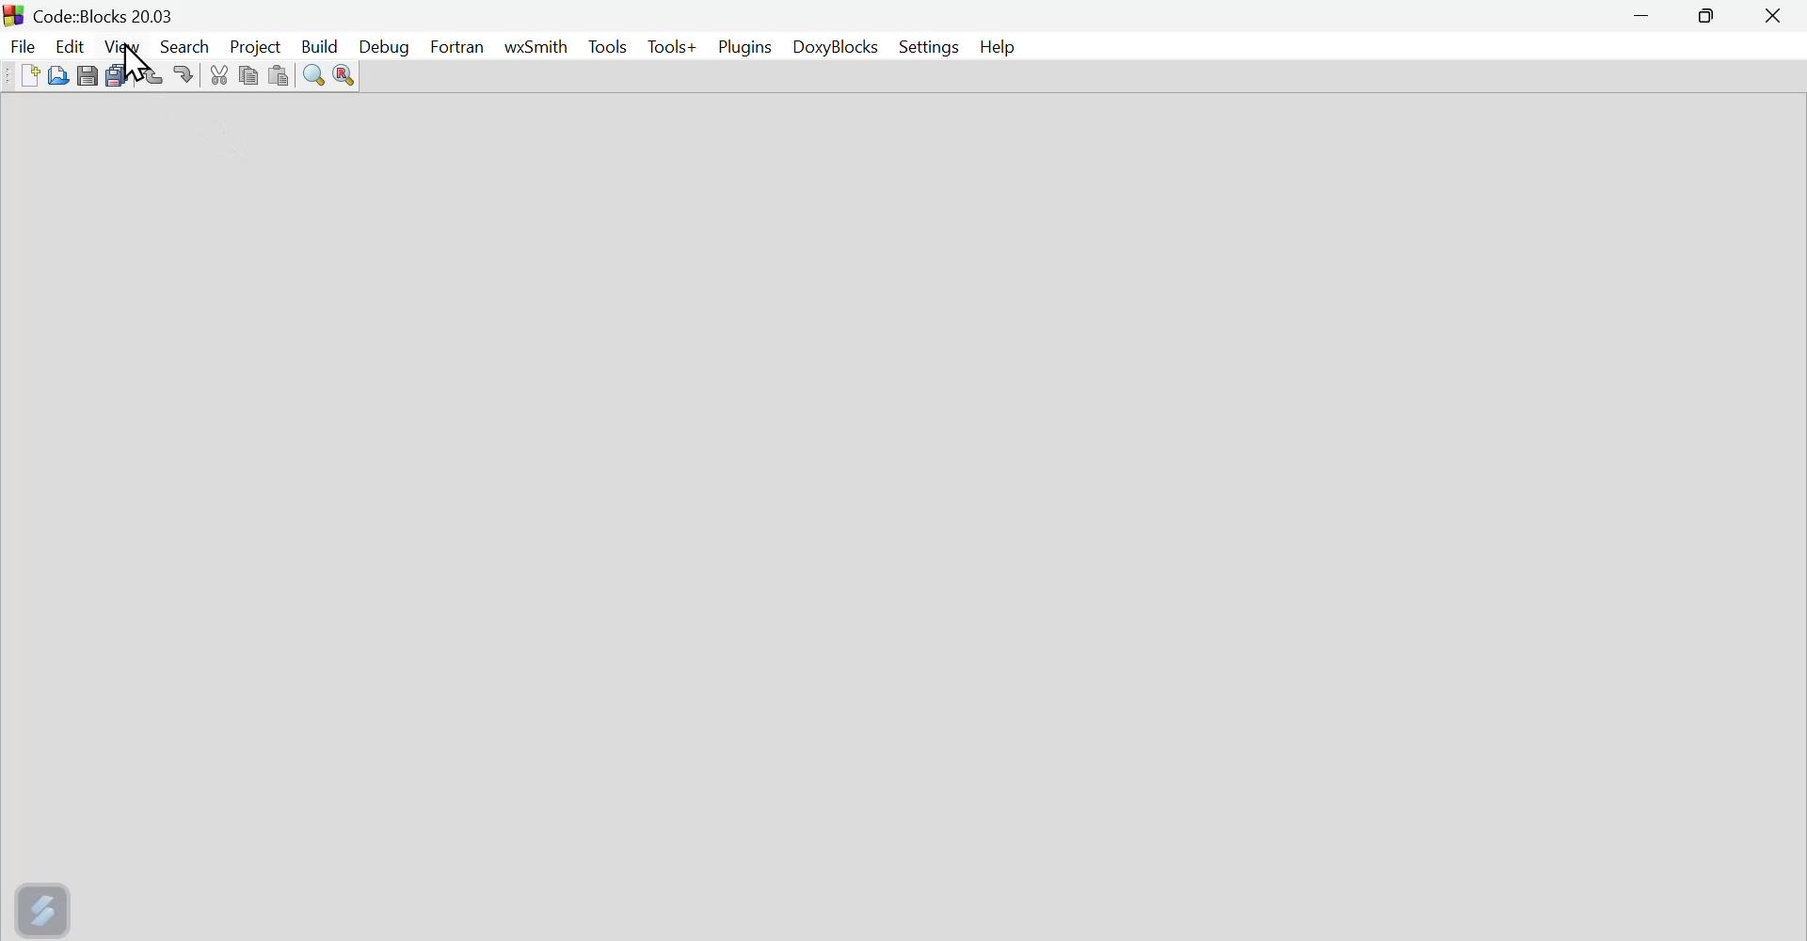 This screenshot has height=941, width=1807. I want to click on minimise, so click(1644, 19).